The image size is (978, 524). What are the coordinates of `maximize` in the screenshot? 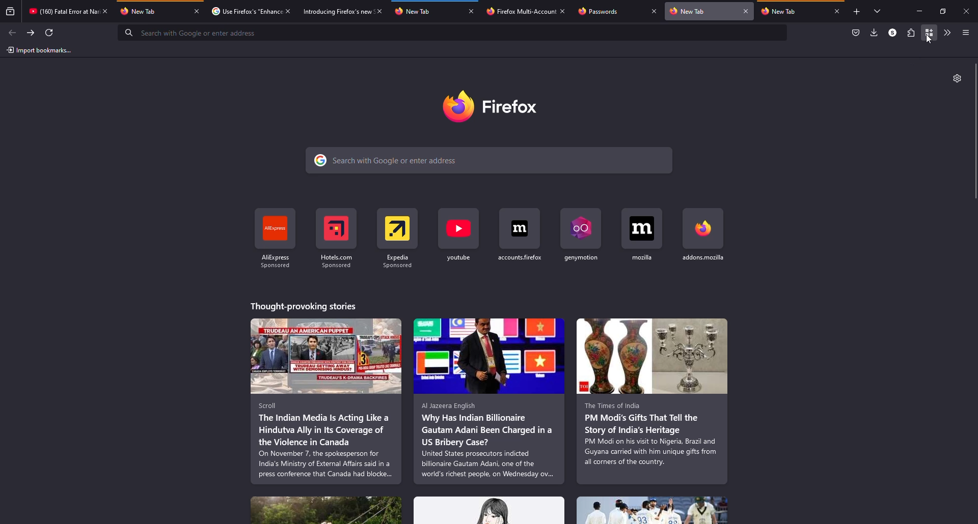 It's located at (943, 11).